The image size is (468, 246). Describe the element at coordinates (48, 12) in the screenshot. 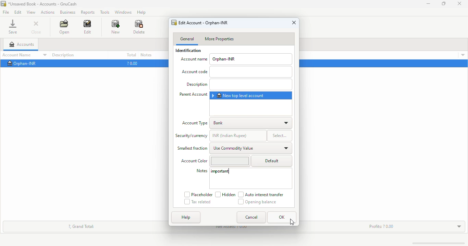

I see `actions` at that location.